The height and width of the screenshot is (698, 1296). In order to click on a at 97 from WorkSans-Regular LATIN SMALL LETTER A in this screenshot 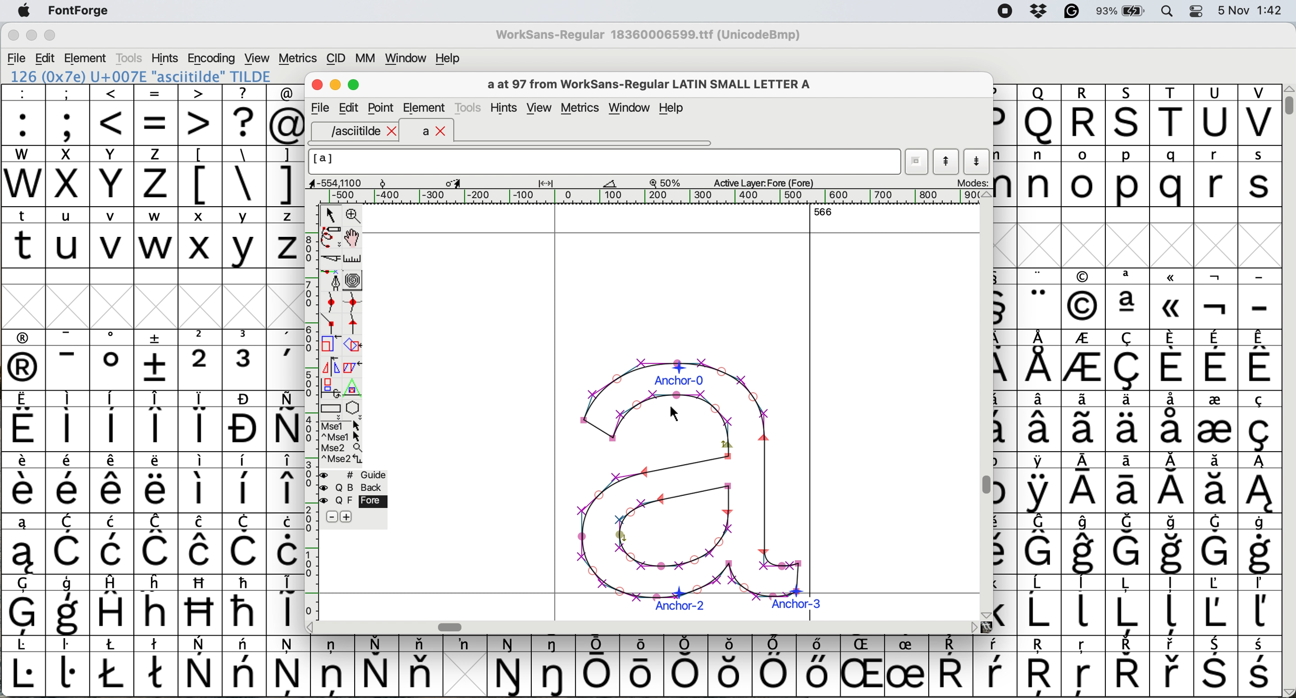, I will do `click(659, 83)`.